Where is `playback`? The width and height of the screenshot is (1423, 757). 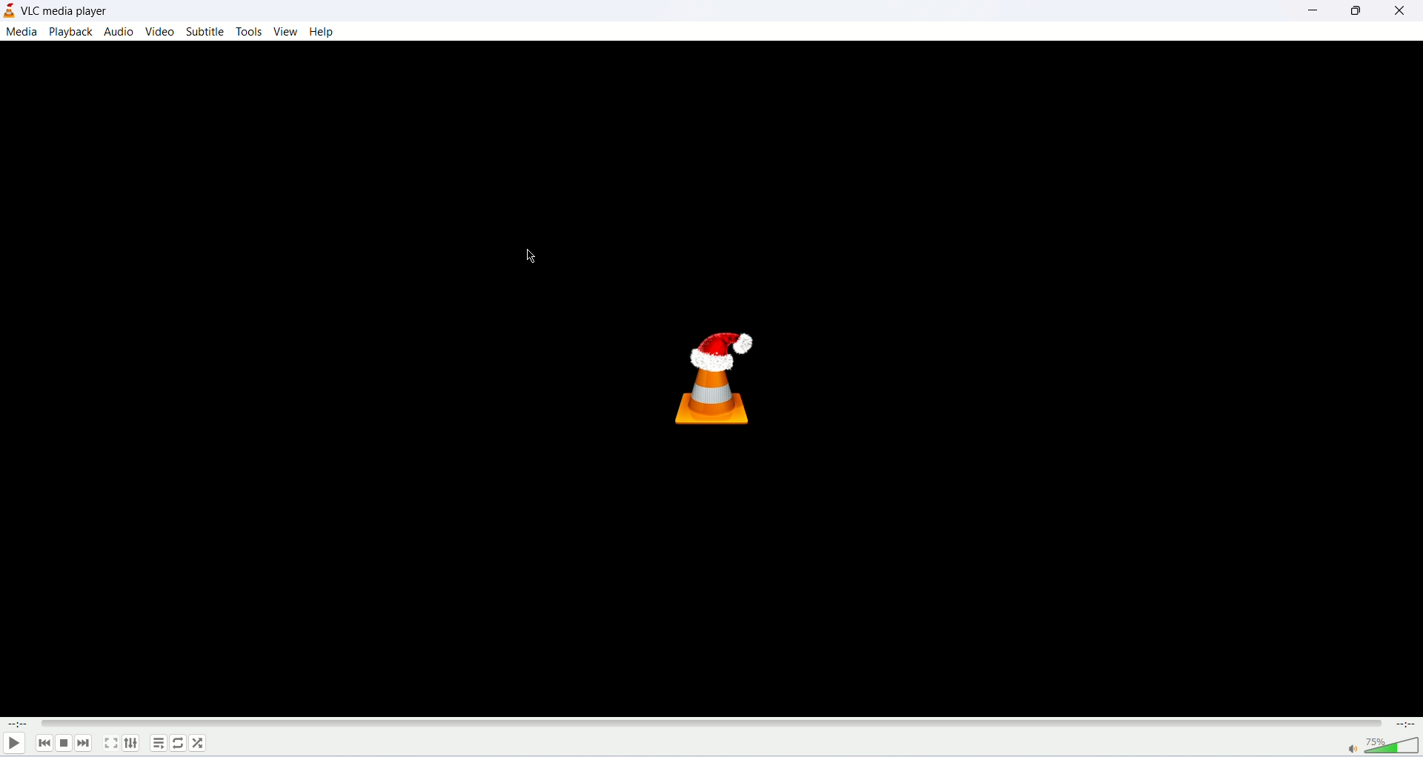 playback is located at coordinates (71, 32).